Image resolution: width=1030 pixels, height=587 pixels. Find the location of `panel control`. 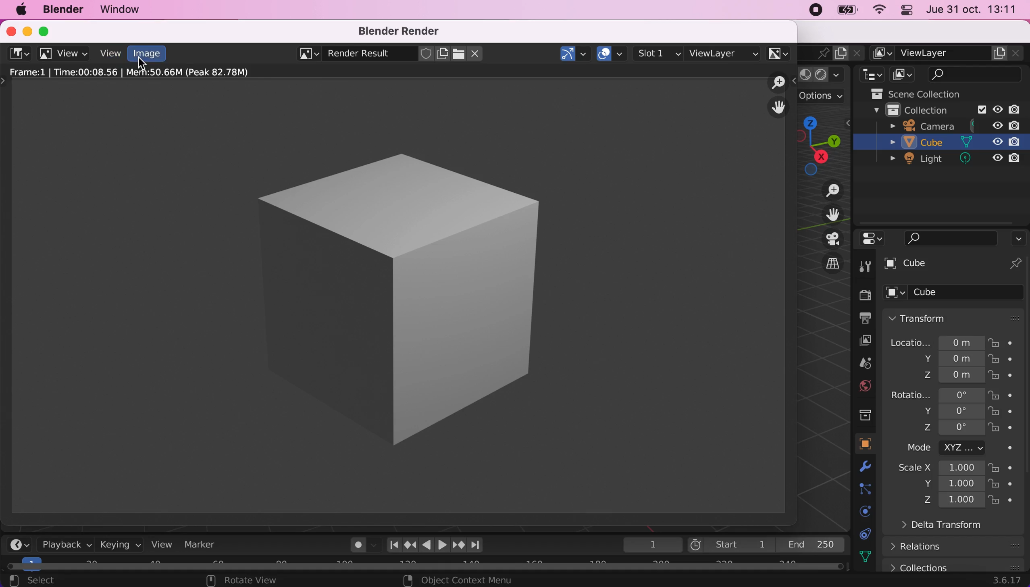

panel control is located at coordinates (908, 10).